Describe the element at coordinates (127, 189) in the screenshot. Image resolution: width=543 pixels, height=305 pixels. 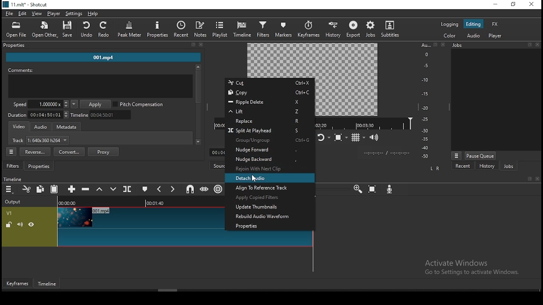
I see `split at playhead` at that location.